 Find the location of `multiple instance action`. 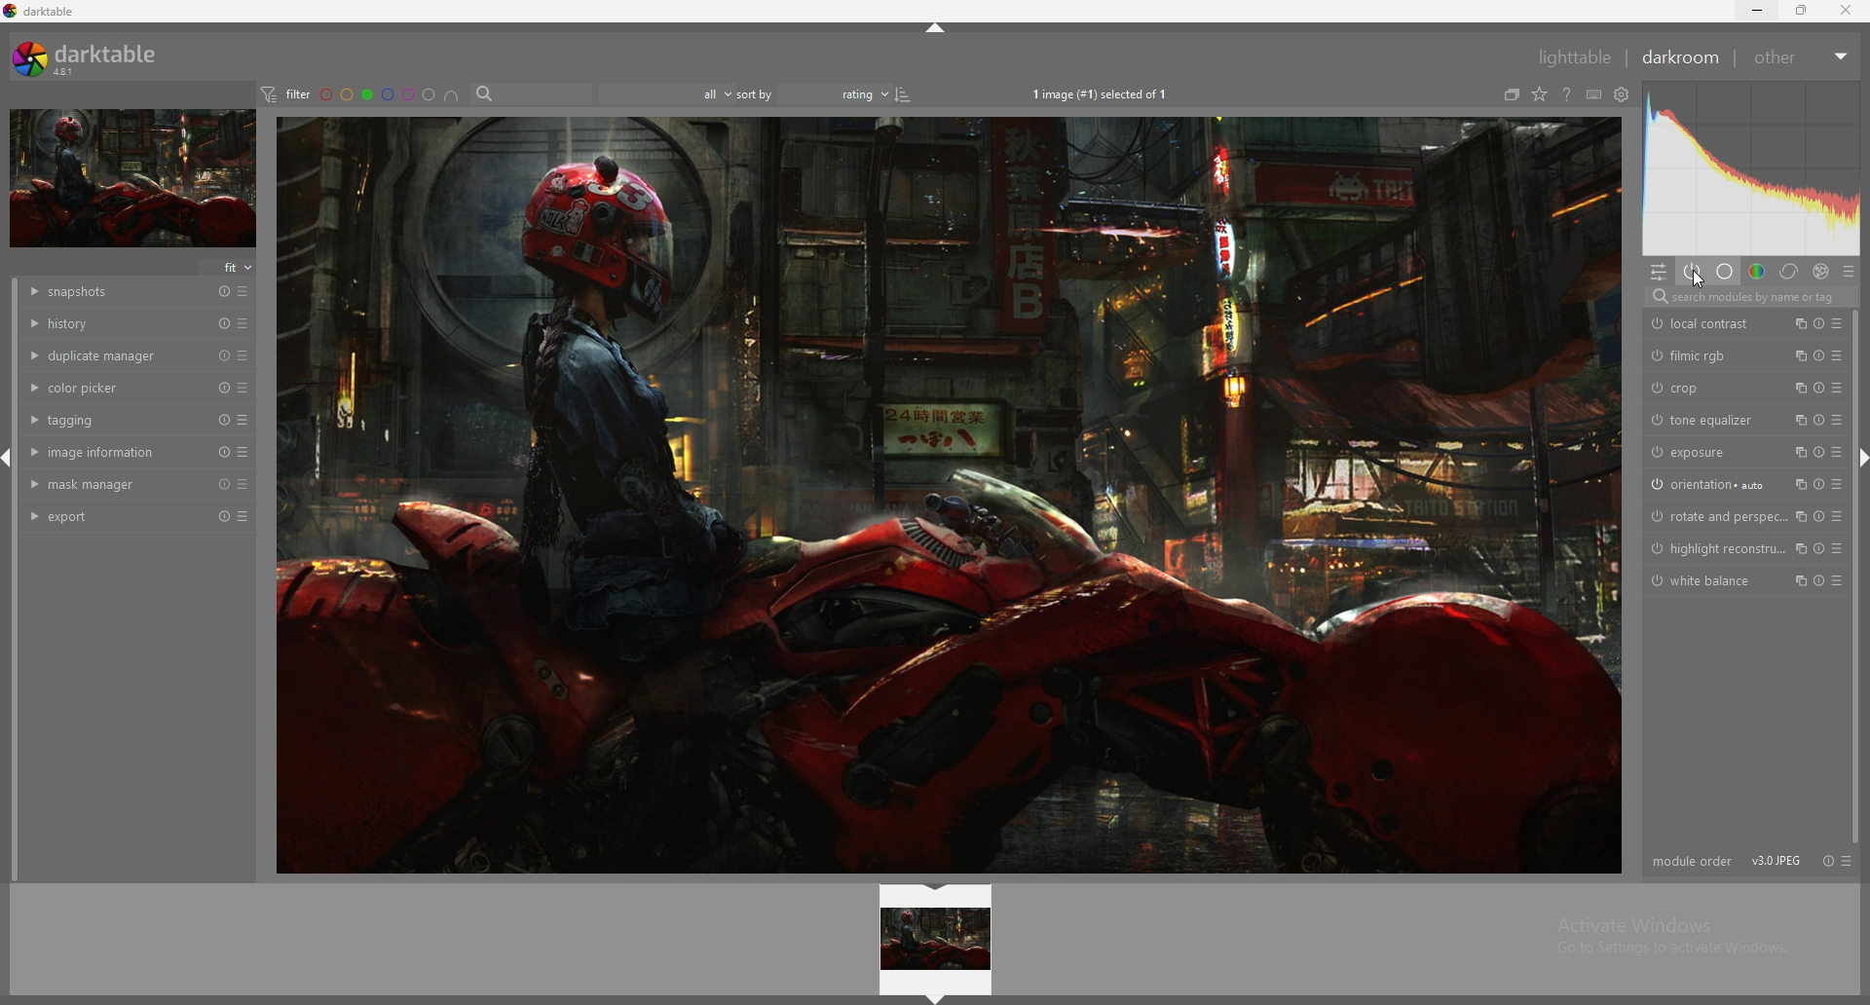

multiple instance action is located at coordinates (1801, 325).